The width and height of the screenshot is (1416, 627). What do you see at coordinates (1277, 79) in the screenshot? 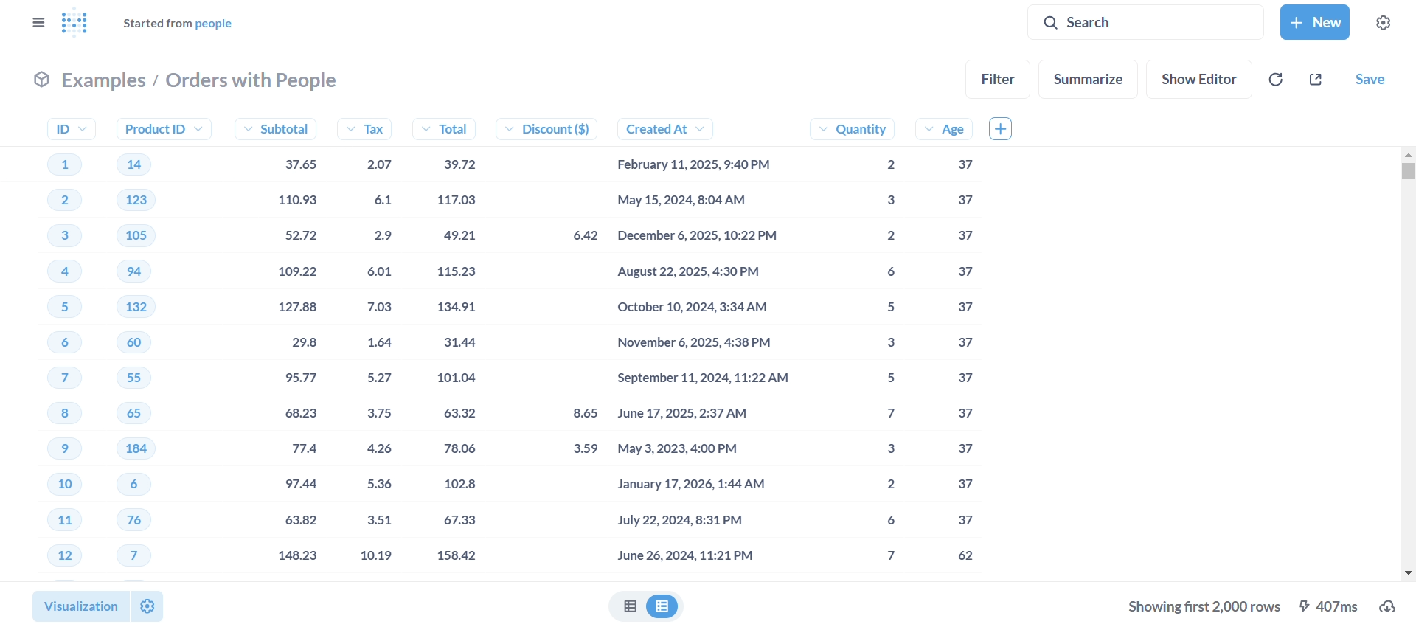
I see `auto-refresh` at bounding box center [1277, 79].